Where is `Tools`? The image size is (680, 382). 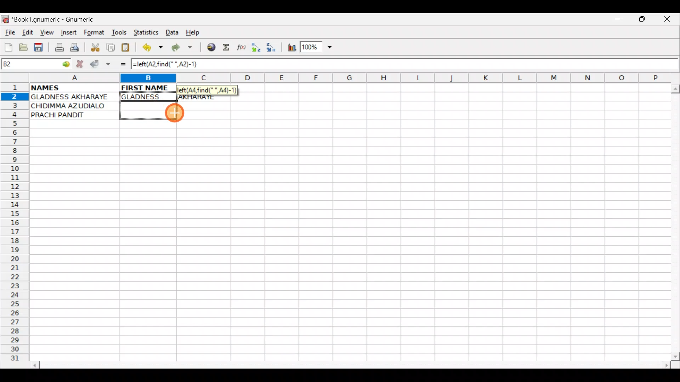
Tools is located at coordinates (120, 33).